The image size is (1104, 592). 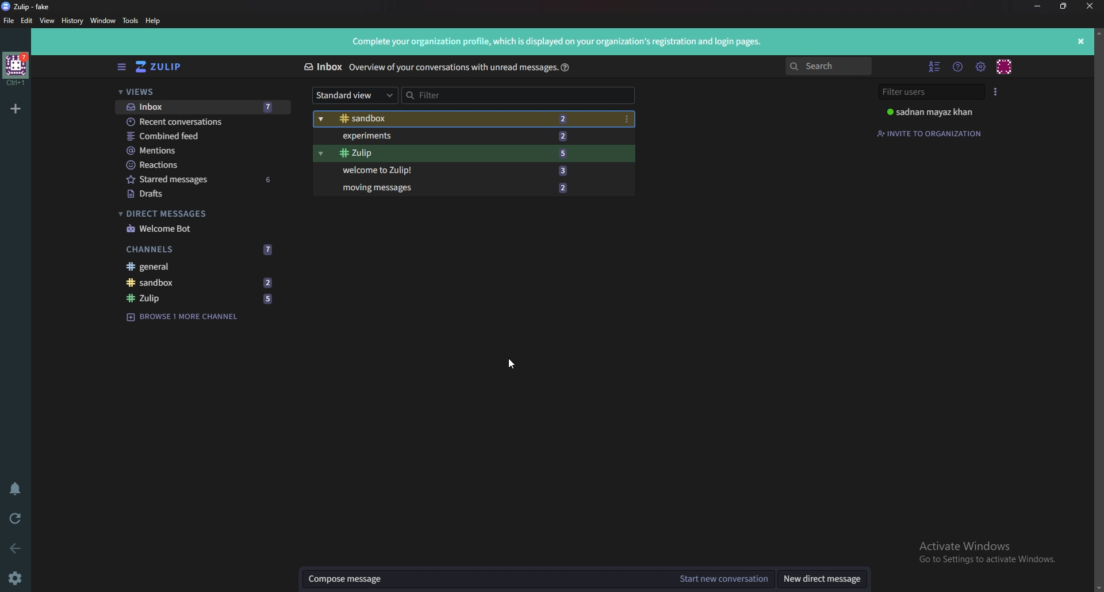 I want to click on welcome bot, so click(x=203, y=228).